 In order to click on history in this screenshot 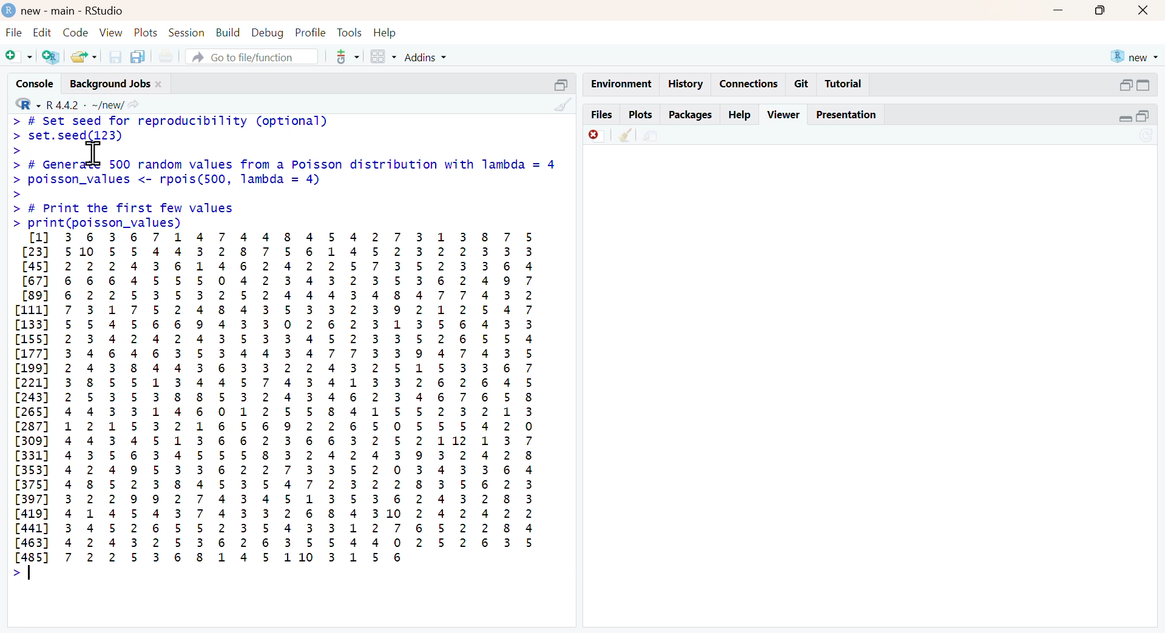, I will do `click(687, 84)`.